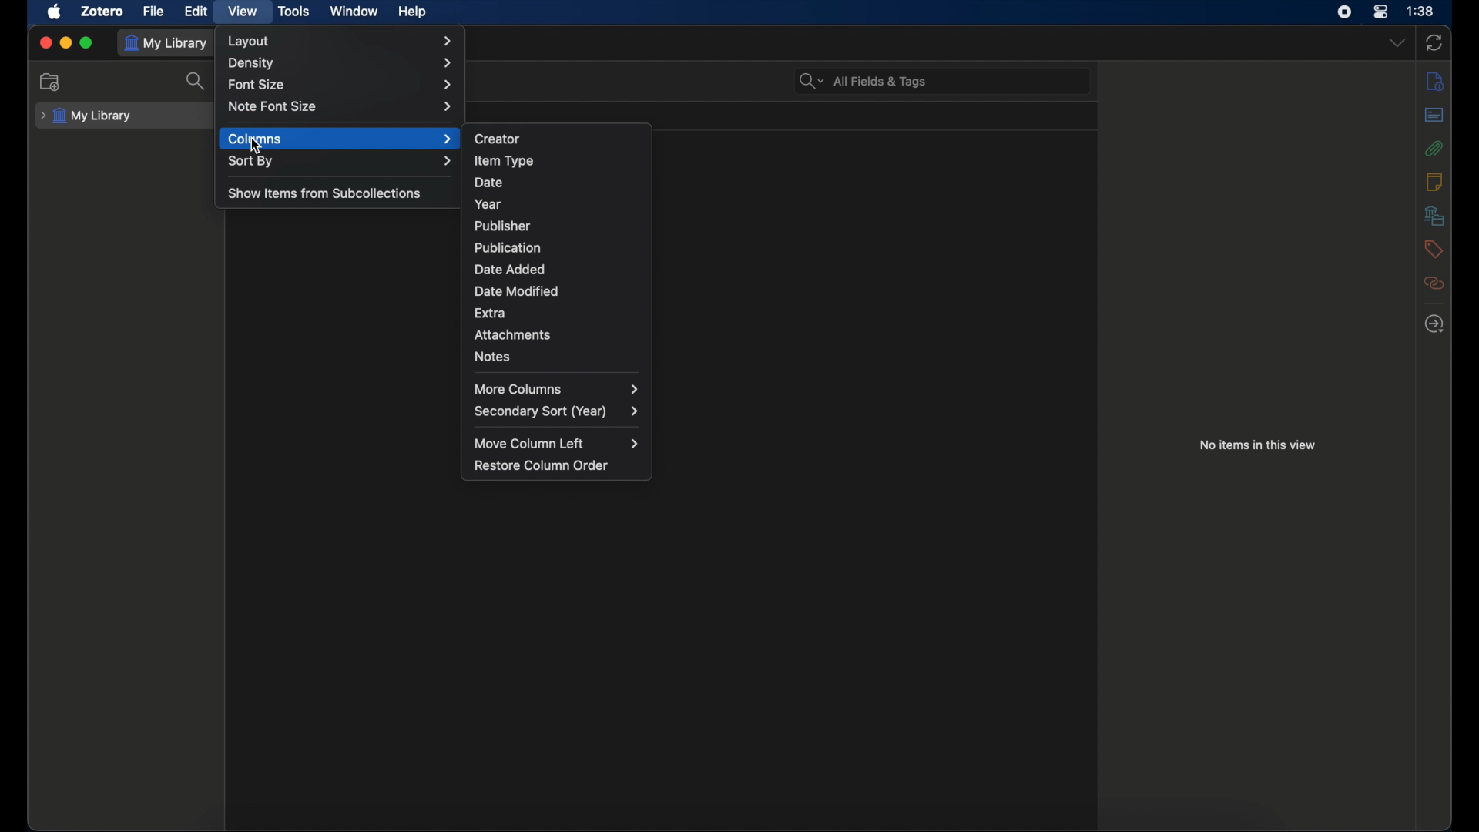 This screenshot has width=1479, height=832. What do you see at coordinates (1420, 12) in the screenshot?
I see `time (1:38)` at bounding box center [1420, 12].